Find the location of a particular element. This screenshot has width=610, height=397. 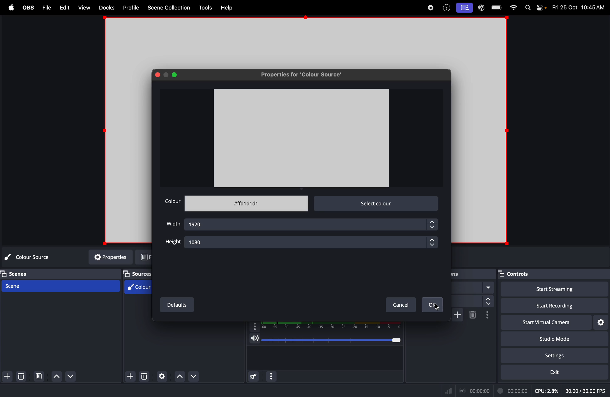

Profile is located at coordinates (131, 8).